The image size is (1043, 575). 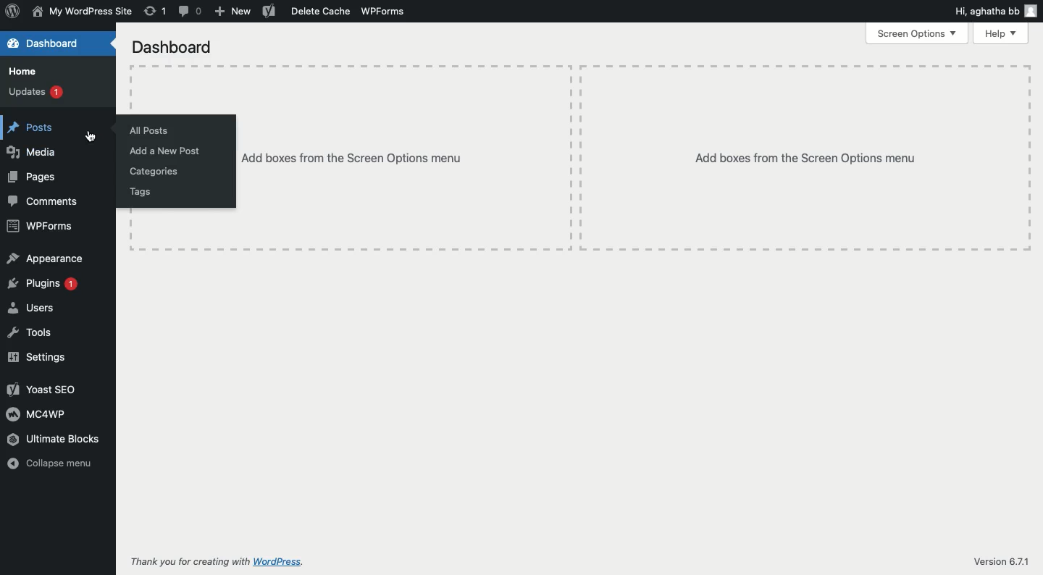 What do you see at coordinates (146, 194) in the screenshot?
I see `Tags` at bounding box center [146, 194].